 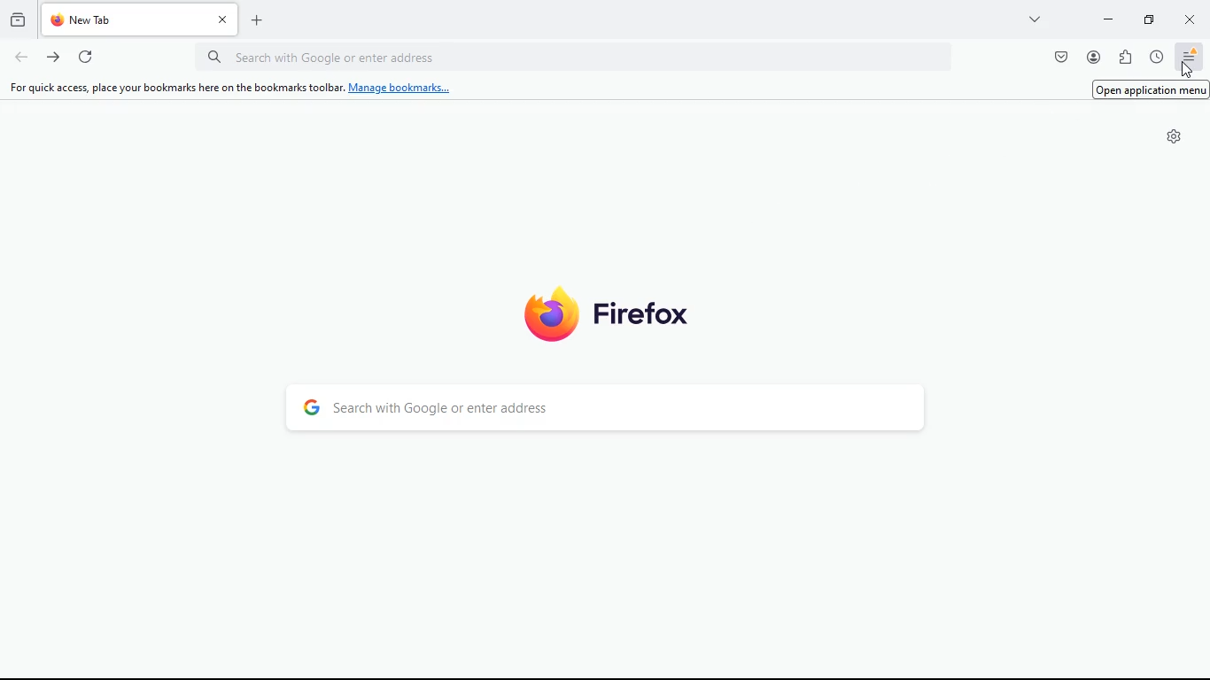 What do you see at coordinates (86, 56) in the screenshot?
I see `refresh` at bounding box center [86, 56].